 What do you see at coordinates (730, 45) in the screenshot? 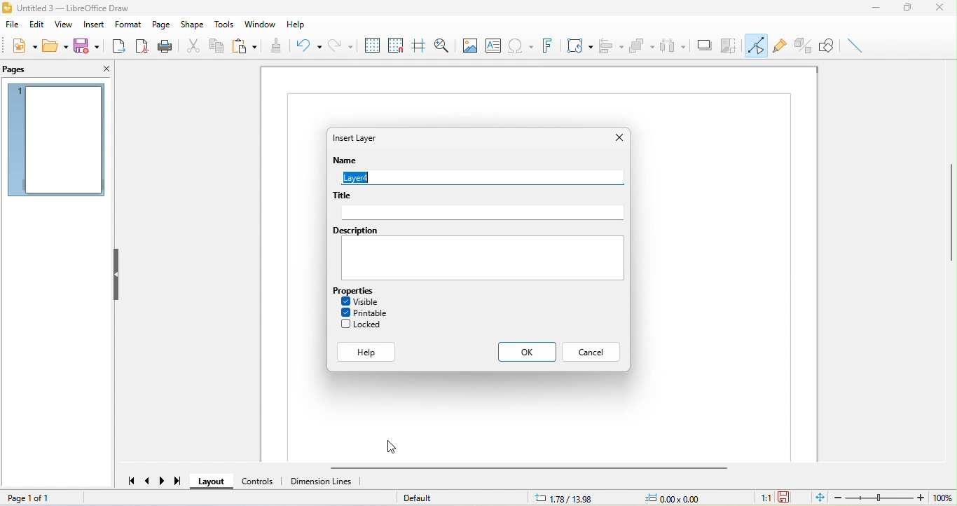
I see `crop image` at bounding box center [730, 45].